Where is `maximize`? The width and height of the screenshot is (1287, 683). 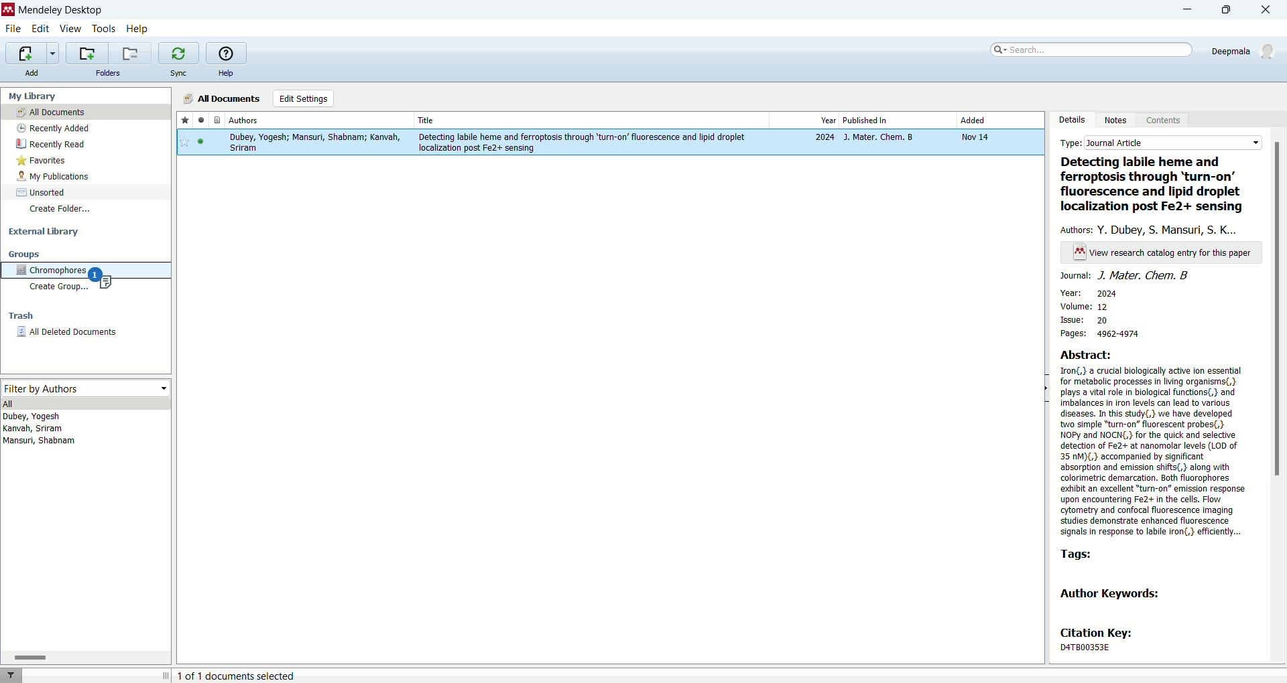
maximize is located at coordinates (1227, 9).